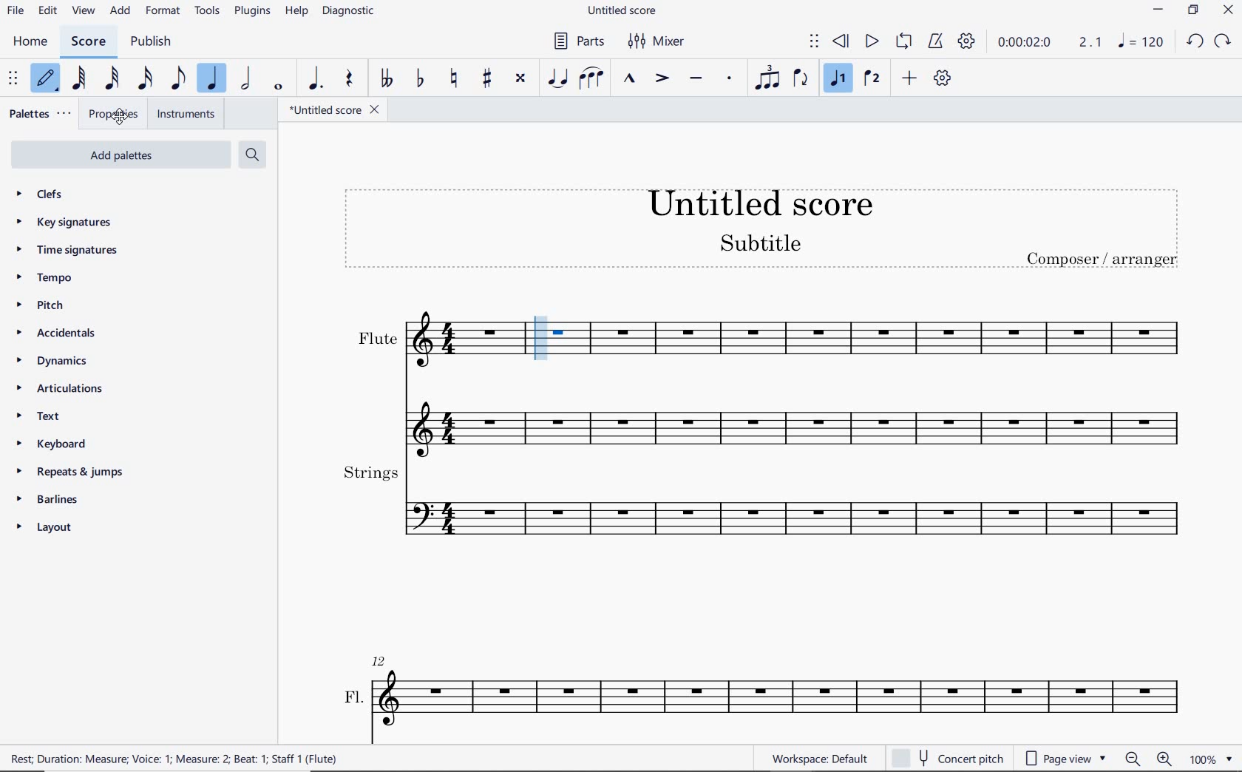 This screenshot has width=1242, height=772. What do you see at coordinates (662, 79) in the screenshot?
I see `ACCENT` at bounding box center [662, 79].